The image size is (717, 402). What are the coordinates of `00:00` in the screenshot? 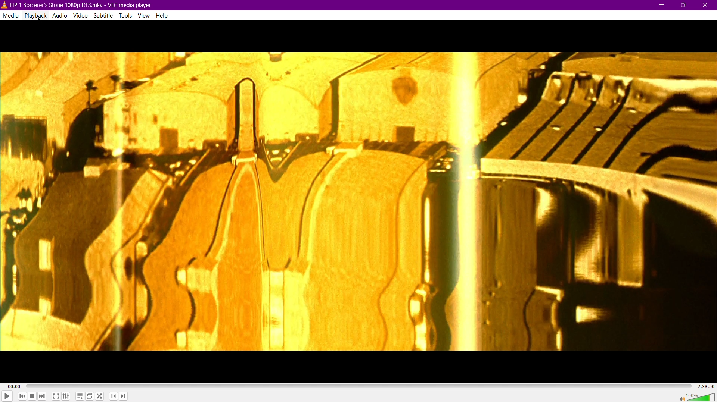 It's located at (15, 386).